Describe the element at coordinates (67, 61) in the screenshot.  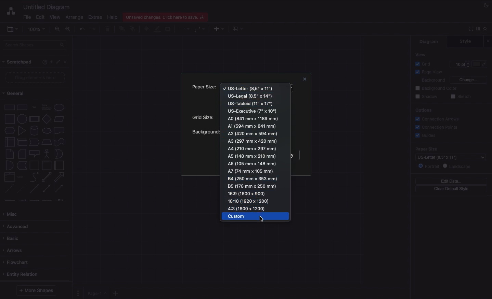
I see `Close` at that location.